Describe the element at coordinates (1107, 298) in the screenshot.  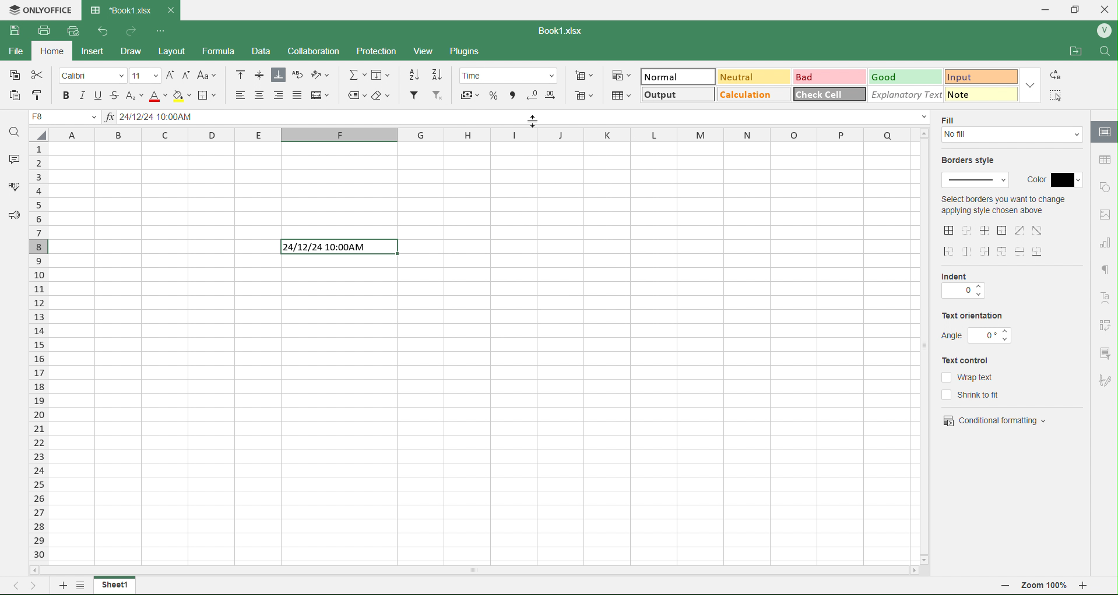
I see `text style` at that location.